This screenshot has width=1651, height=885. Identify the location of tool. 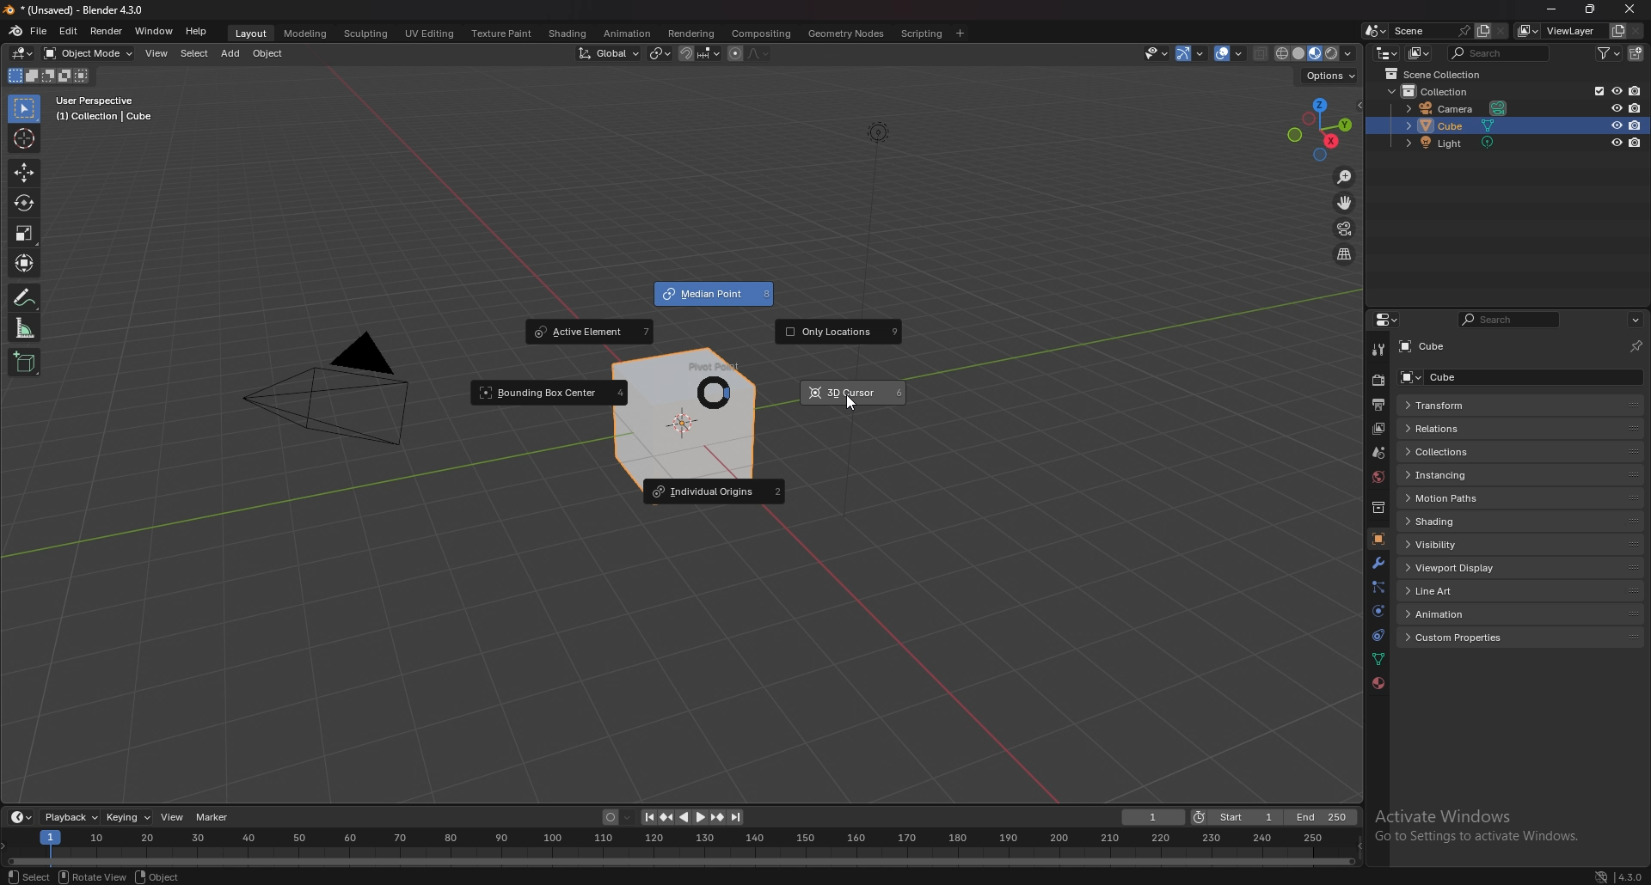
(1376, 351).